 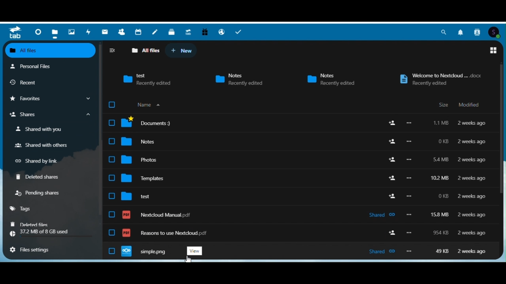 I want to click on documents:), so click(x=147, y=122).